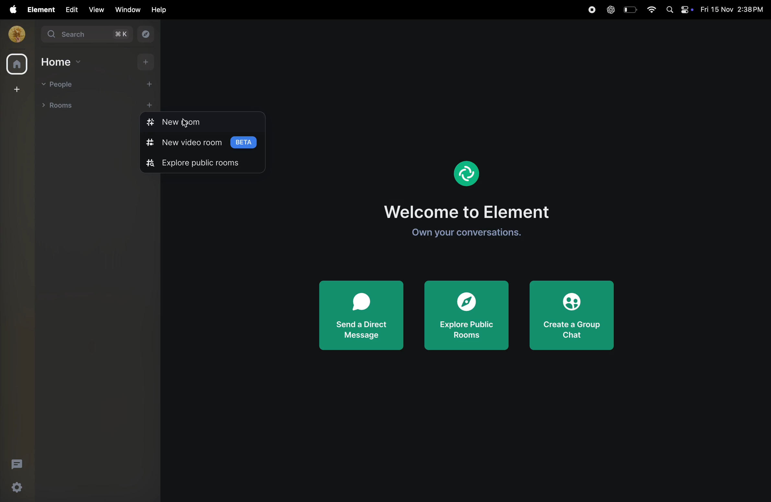 The width and height of the screenshot is (771, 502). I want to click on send direct meassage, so click(361, 316).